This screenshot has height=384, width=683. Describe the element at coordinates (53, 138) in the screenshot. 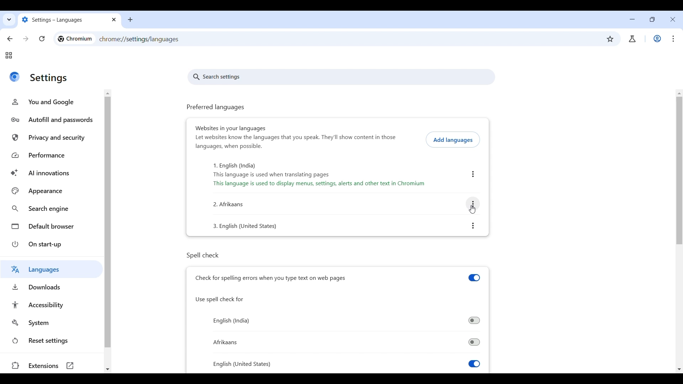

I see `Privacy and security` at that location.